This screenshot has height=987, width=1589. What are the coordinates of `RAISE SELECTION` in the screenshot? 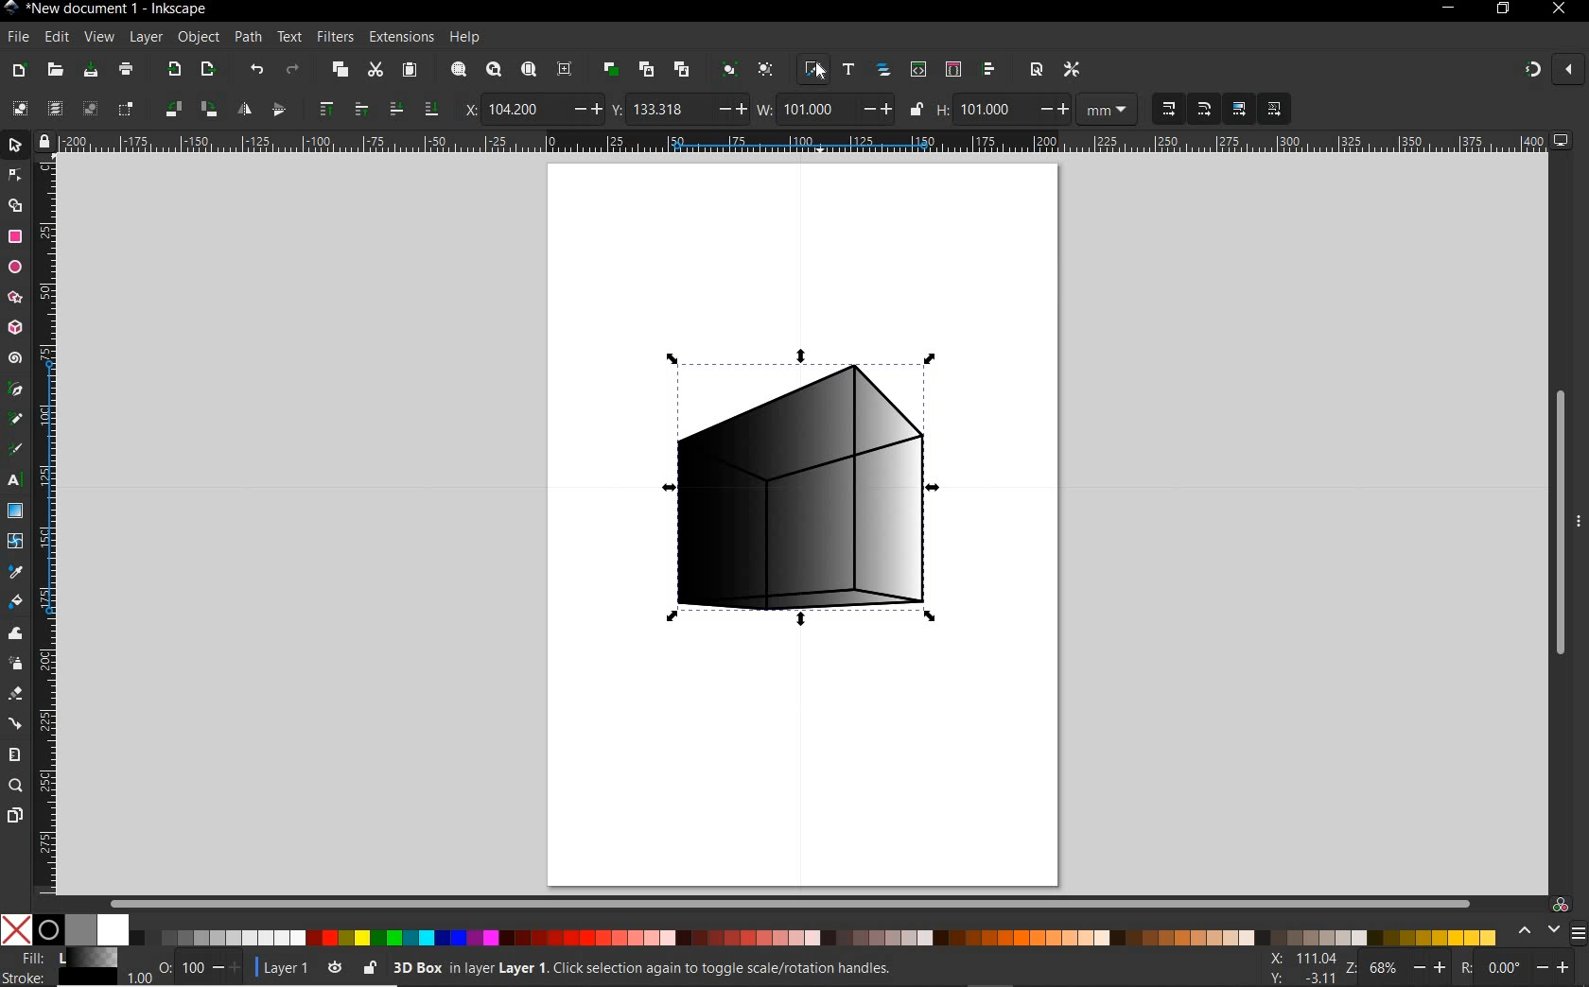 It's located at (360, 108).